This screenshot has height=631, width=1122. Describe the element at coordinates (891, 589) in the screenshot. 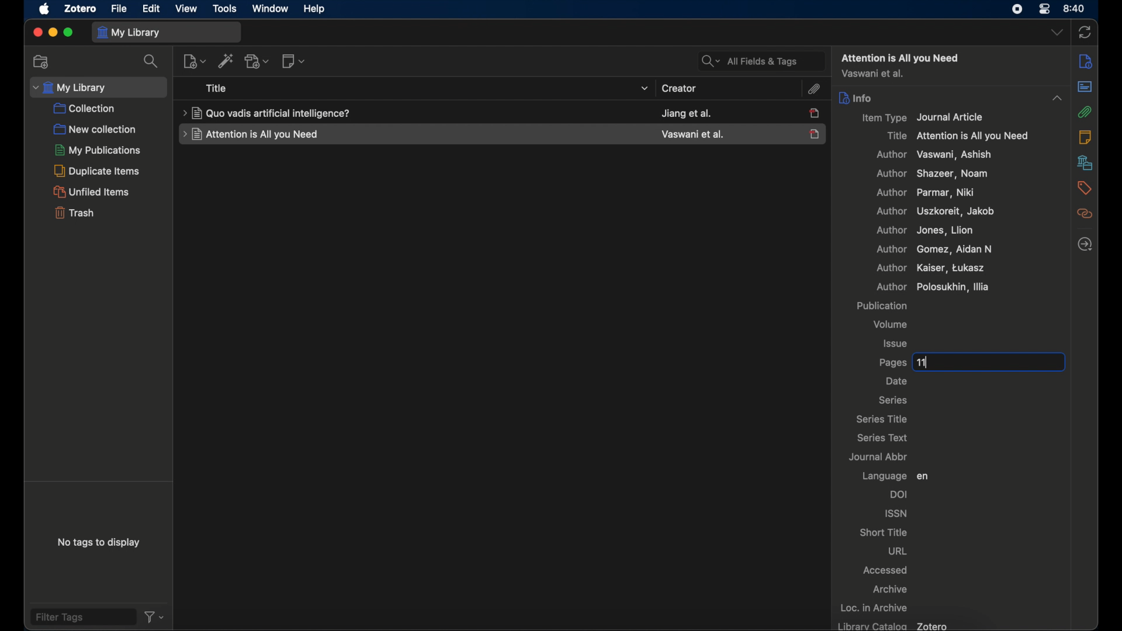

I see `archive` at that location.